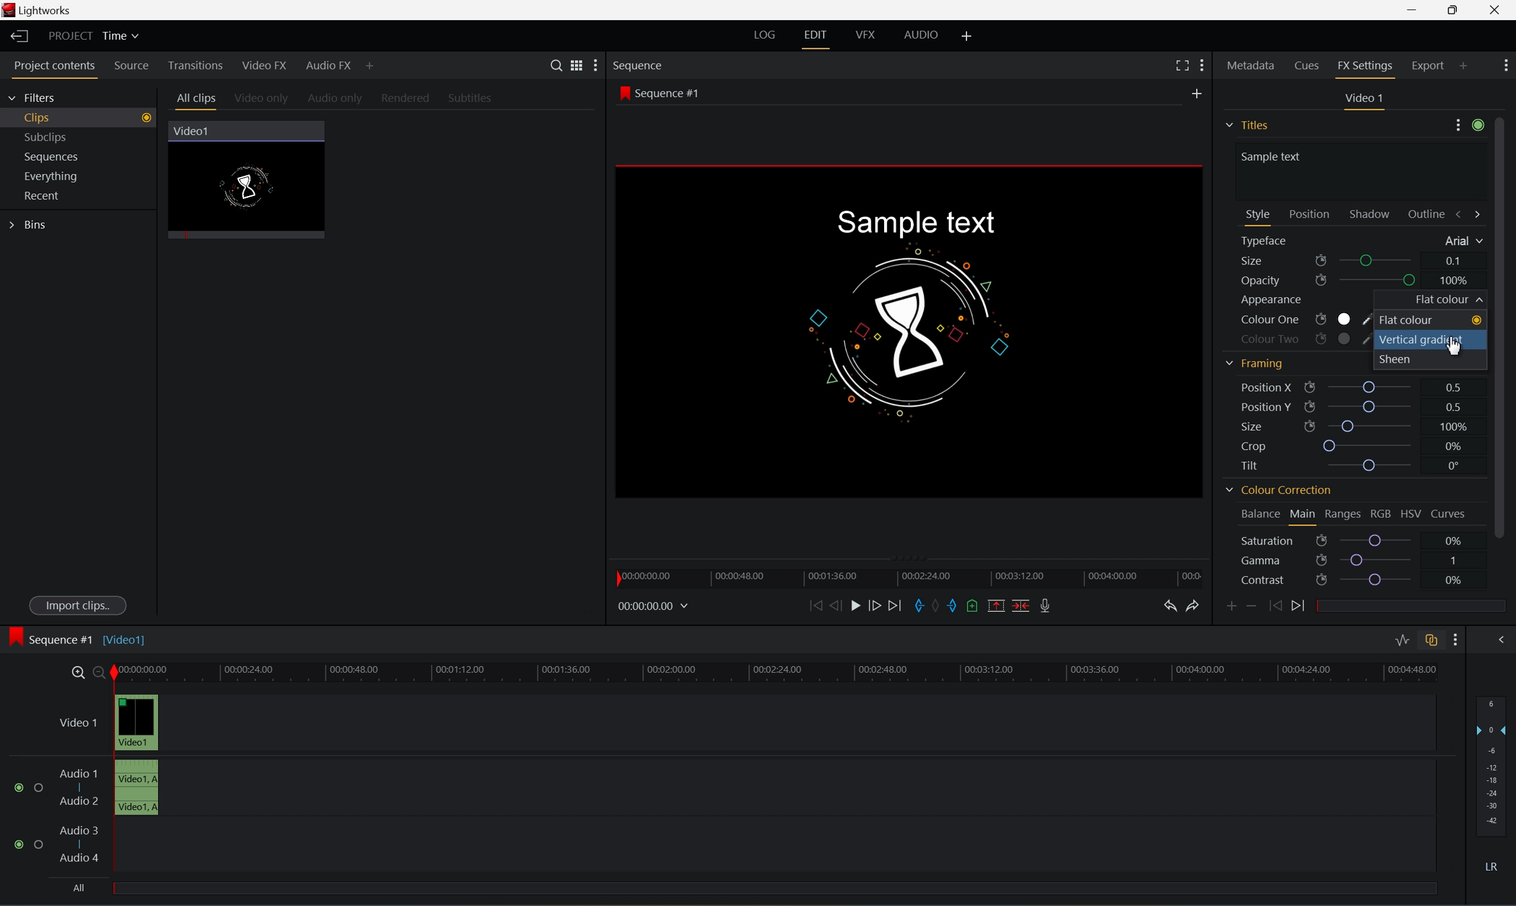 The width and height of the screenshot is (1516, 906). What do you see at coordinates (1499, 11) in the screenshot?
I see `close` at bounding box center [1499, 11].